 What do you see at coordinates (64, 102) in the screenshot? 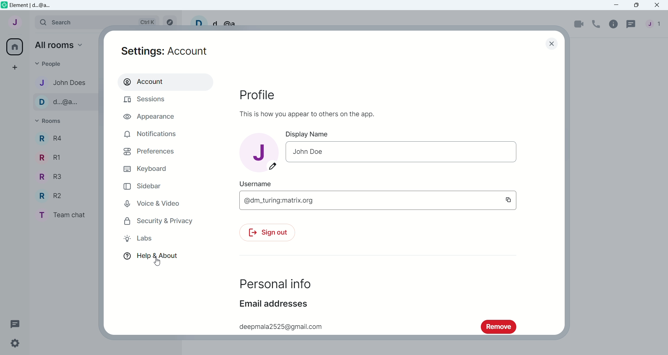
I see `Contact name` at bounding box center [64, 102].